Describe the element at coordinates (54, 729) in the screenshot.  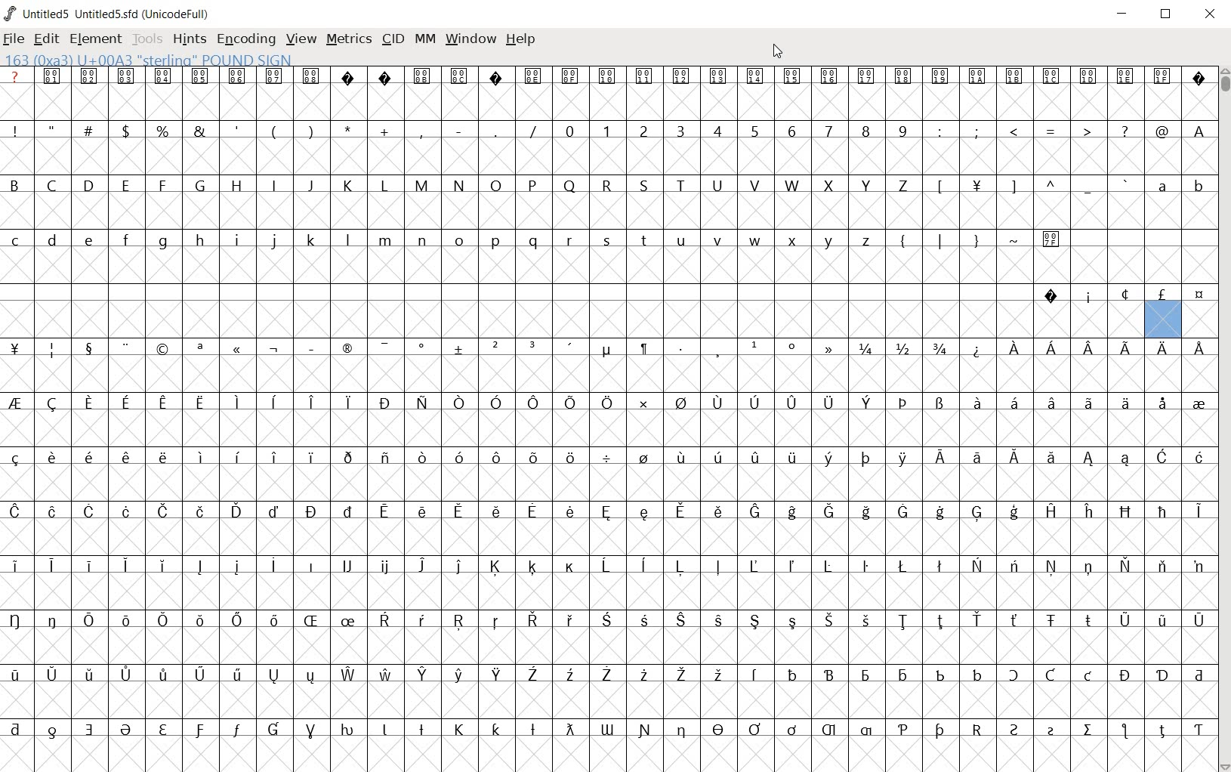
I see `Symbol` at that location.